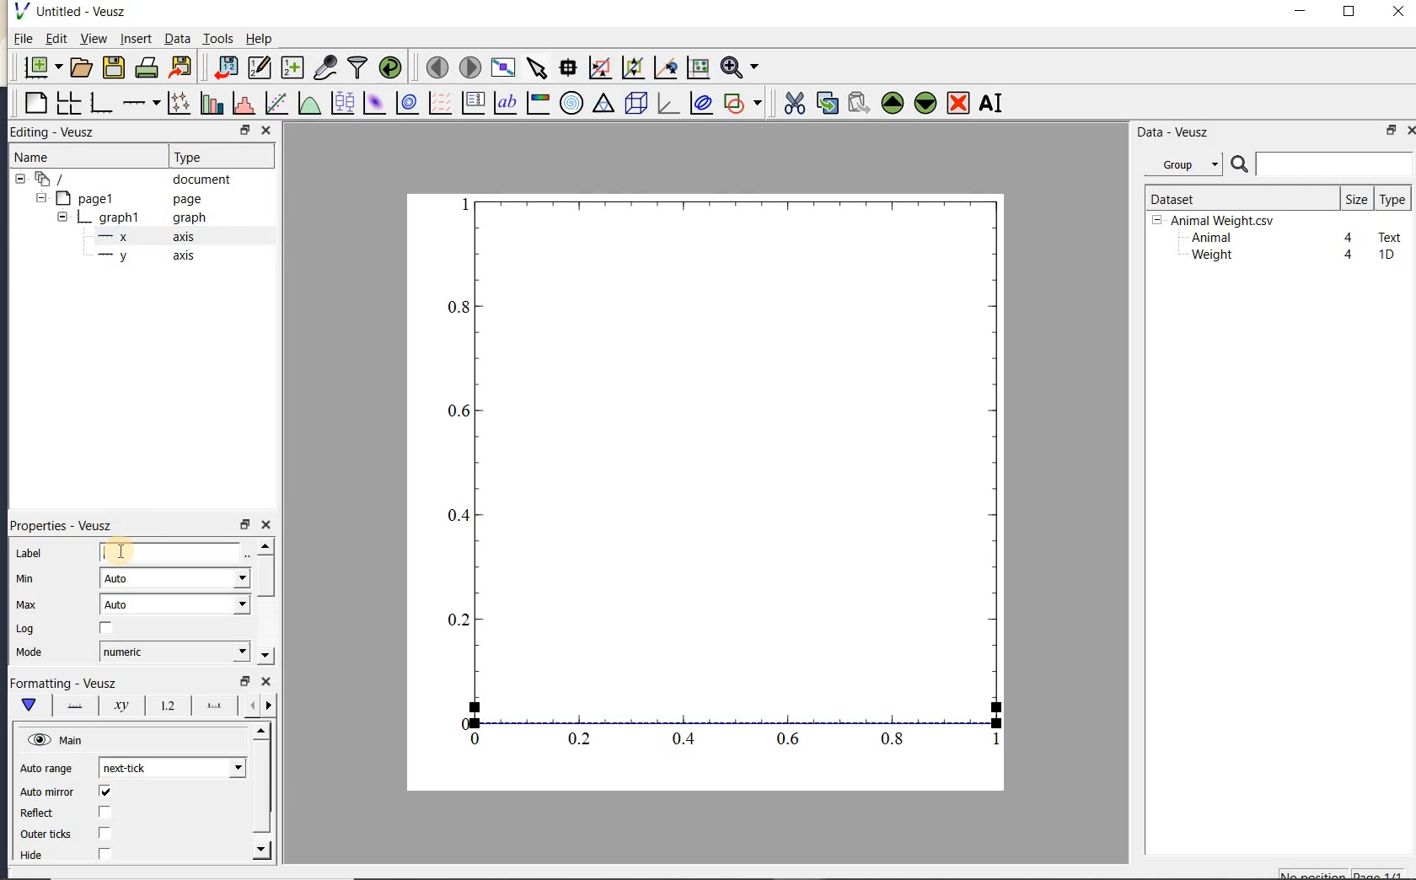  Describe the element at coordinates (538, 103) in the screenshot. I see `image color bar` at that location.